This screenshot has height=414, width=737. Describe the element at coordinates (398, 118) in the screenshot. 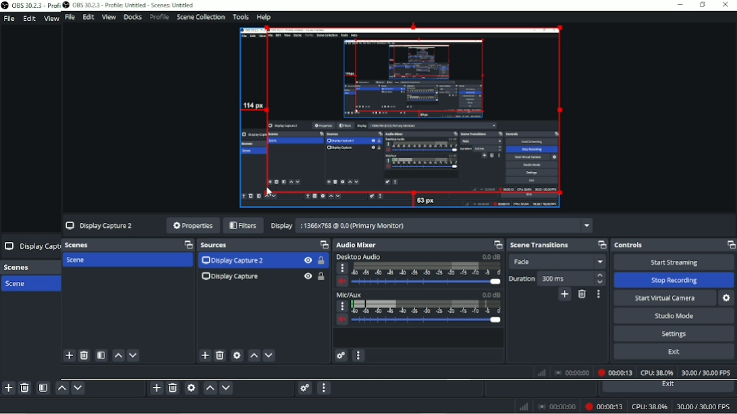

I see `Video` at that location.